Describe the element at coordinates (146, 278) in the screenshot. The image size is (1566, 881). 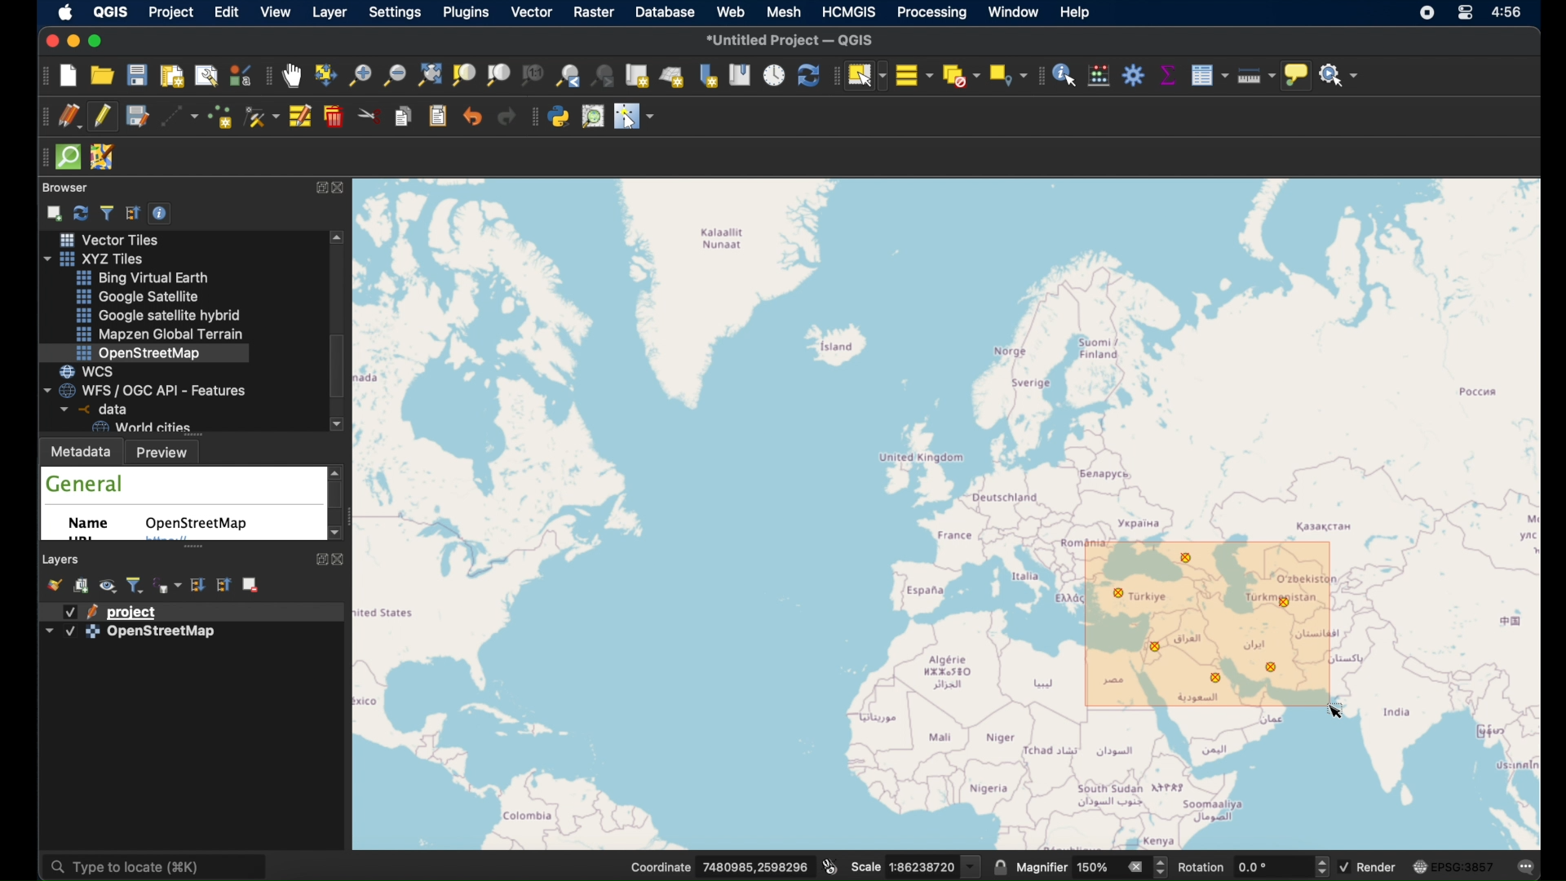
I see `bing virtual earth` at that location.